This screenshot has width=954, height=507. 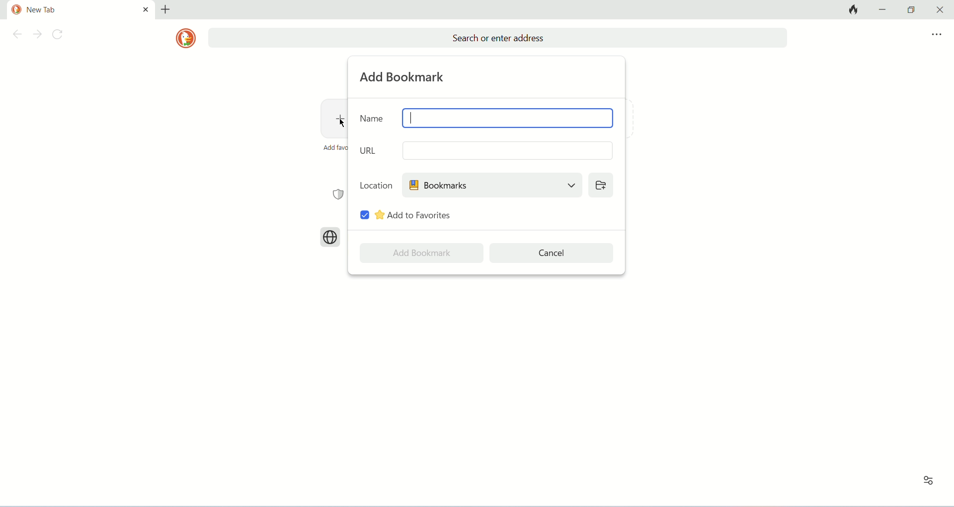 What do you see at coordinates (411, 118) in the screenshot?
I see `typing name` at bounding box center [411, 118].